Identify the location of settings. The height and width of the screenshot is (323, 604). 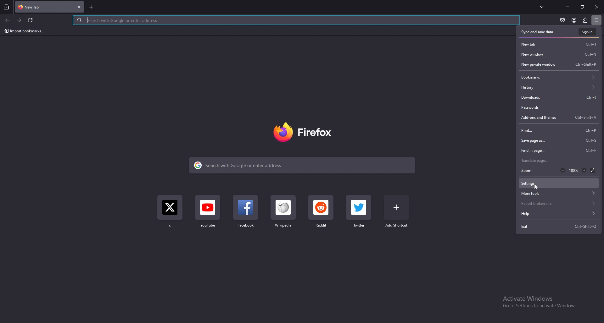
(555, 183).